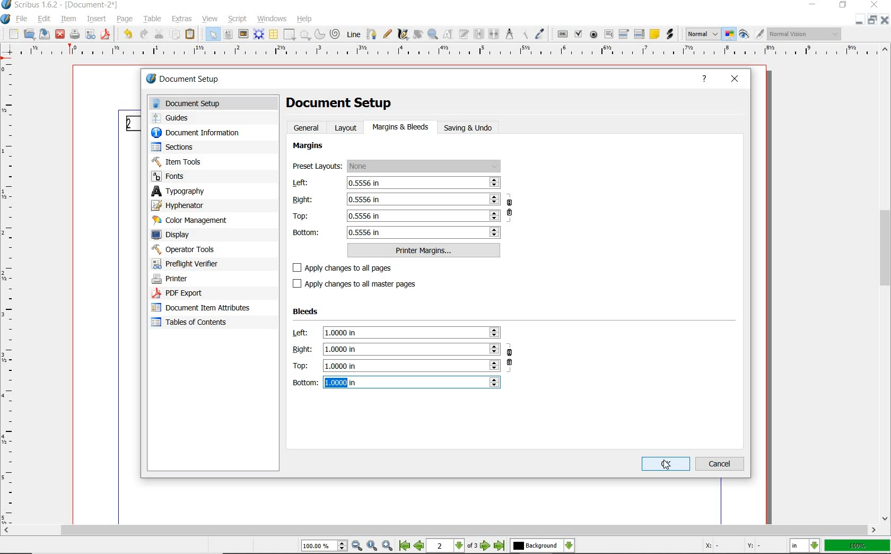 Image resolution: width=891 pixels, height=554 pixels. Describe the element at coordinates (401, 128) in the screenshot. I see `margins & bleeds` at that location.